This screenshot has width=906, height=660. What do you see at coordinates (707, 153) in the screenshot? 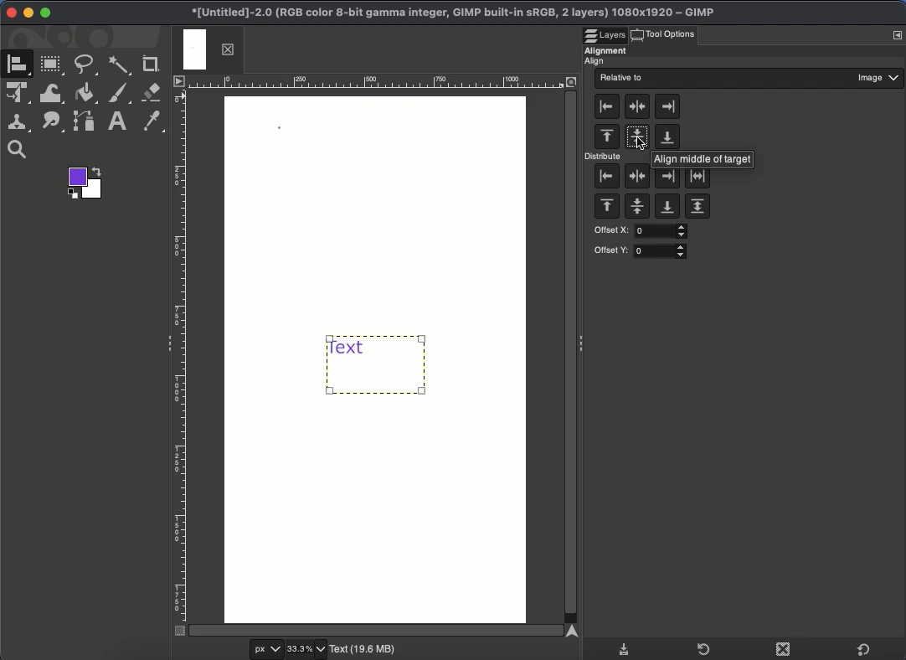
I see `Align middle of target` at bounding box center [707, 153].